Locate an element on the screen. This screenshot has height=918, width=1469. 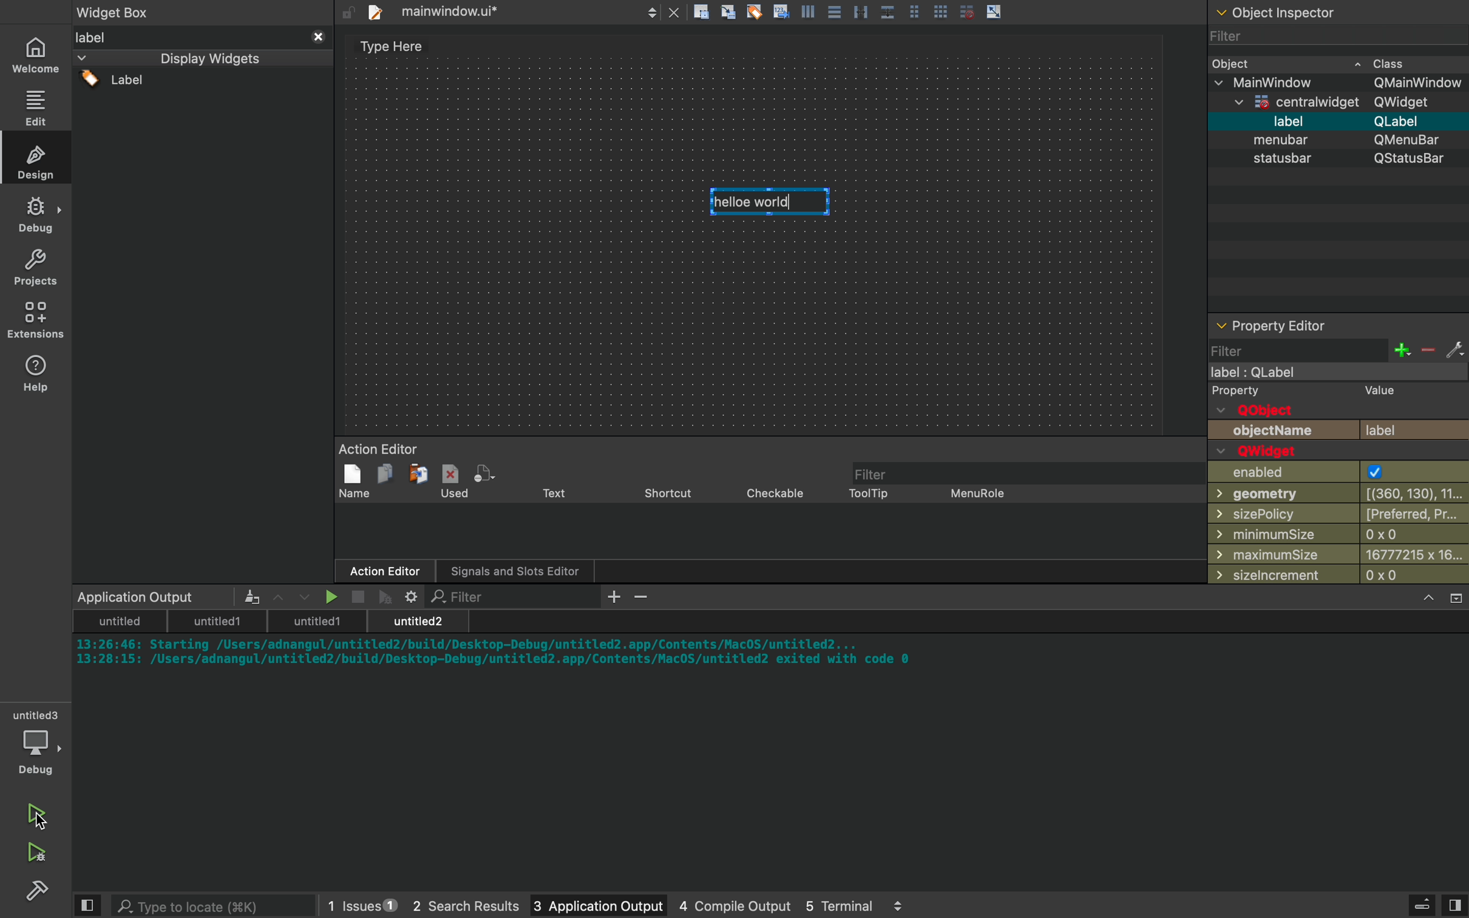
hello world is located at coordinates (773, 199).